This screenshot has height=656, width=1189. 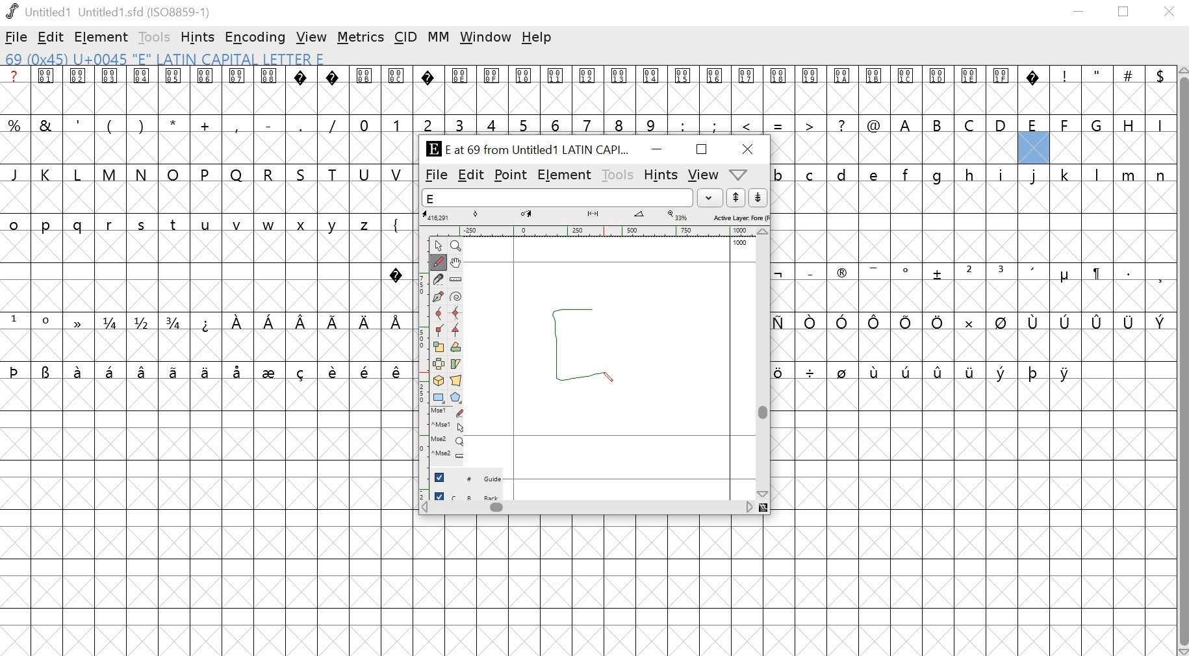 I want to click on empty cells, so click(x=975, y=518).